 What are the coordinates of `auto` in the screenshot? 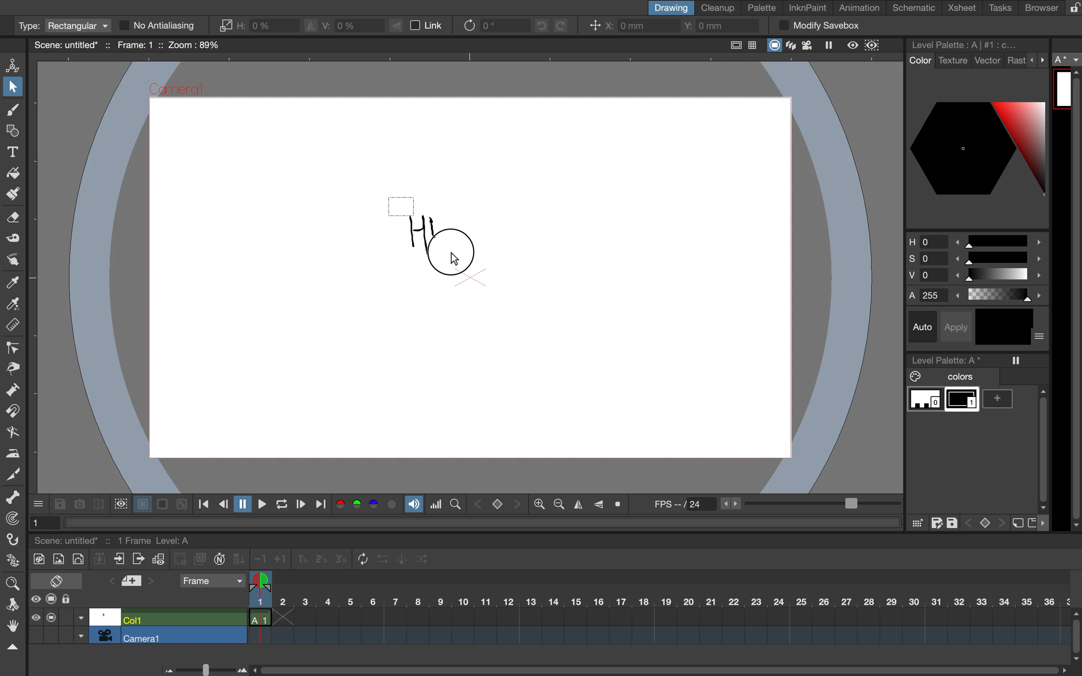 It's located at (924, 327).